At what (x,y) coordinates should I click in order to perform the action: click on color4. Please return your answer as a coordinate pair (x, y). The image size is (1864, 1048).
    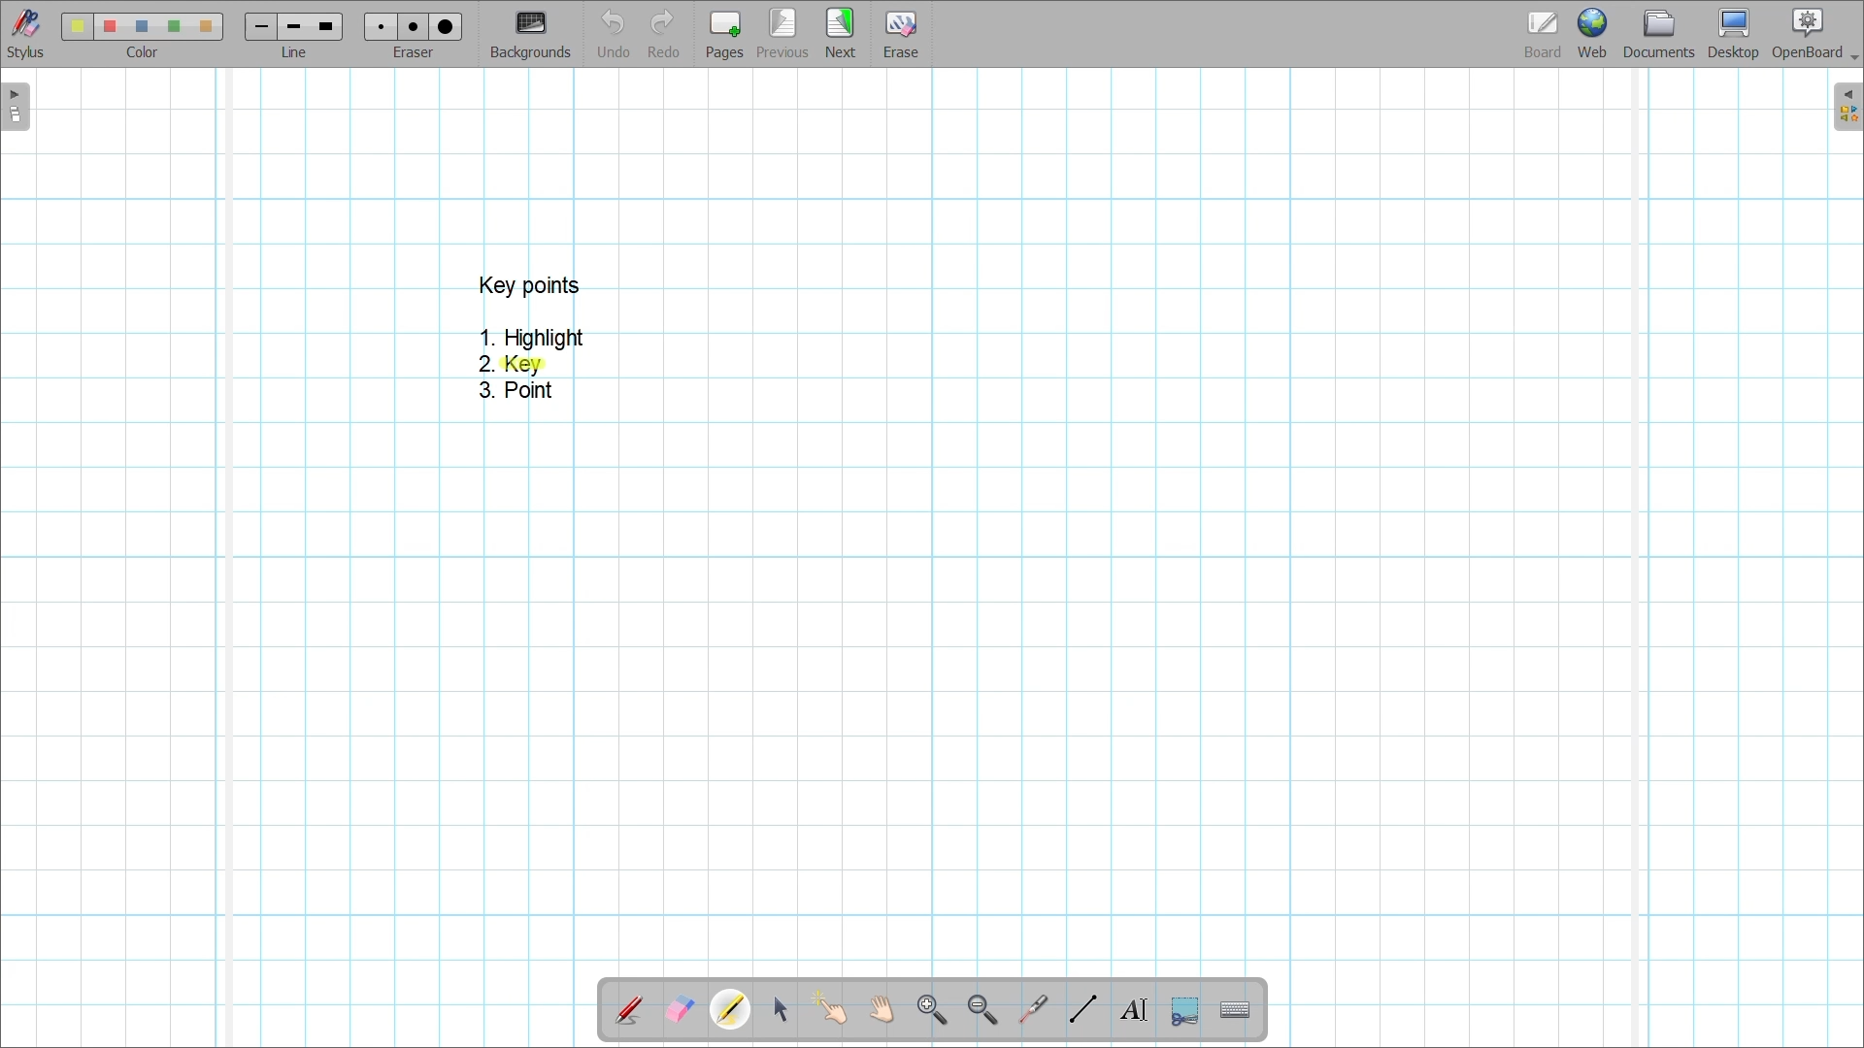
    Looking at the image, I should click on (173, 25).